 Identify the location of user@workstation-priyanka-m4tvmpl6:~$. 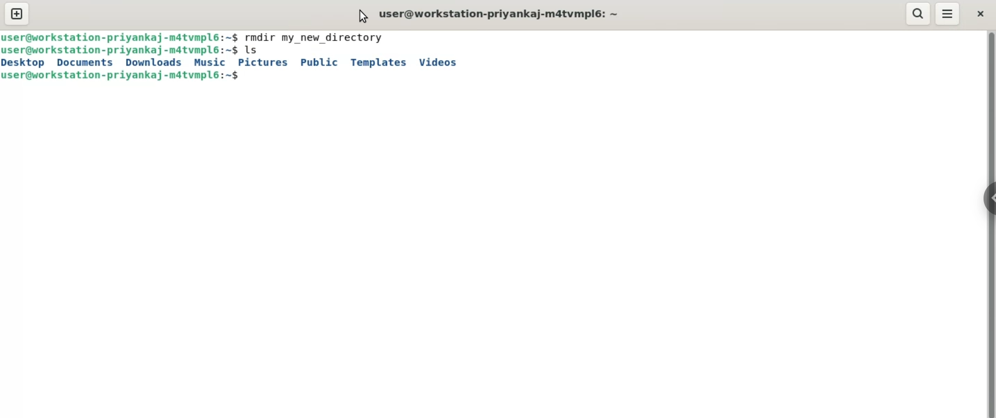
(122, 37).